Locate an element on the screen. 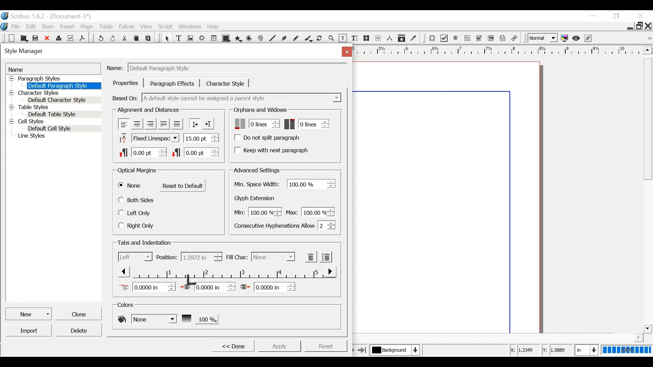 The height and width of the screenshot is (367, 653). Align left is located at coordinates (124, 124).